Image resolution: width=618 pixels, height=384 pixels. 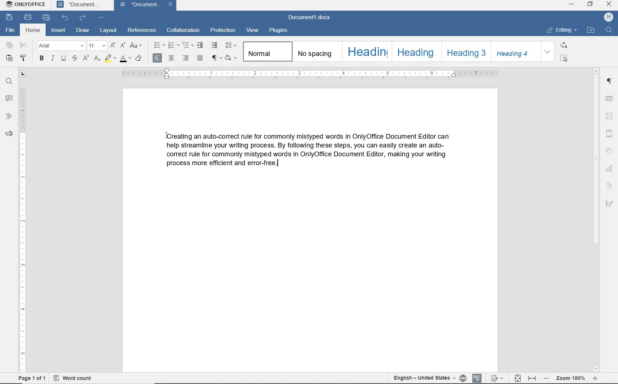 What do you see at coordinates (201, 46) in the screenshot?
I see `decrease indent` at bounding box center [201, 46].